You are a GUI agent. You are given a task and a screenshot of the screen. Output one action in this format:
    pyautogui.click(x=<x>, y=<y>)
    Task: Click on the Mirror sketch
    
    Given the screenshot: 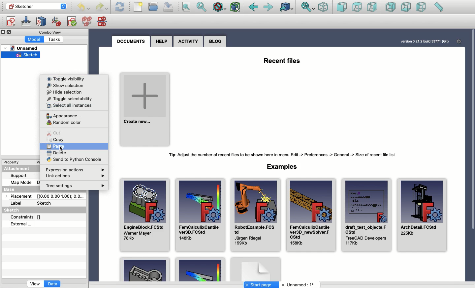 What is the action you would take?
    pyautogui.click(x=104, y=21)
    